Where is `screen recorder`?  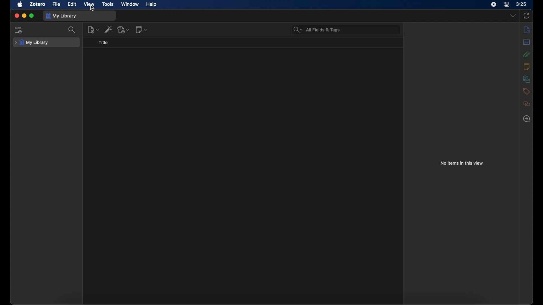 screen recorder is located at coordinates (494, 4).